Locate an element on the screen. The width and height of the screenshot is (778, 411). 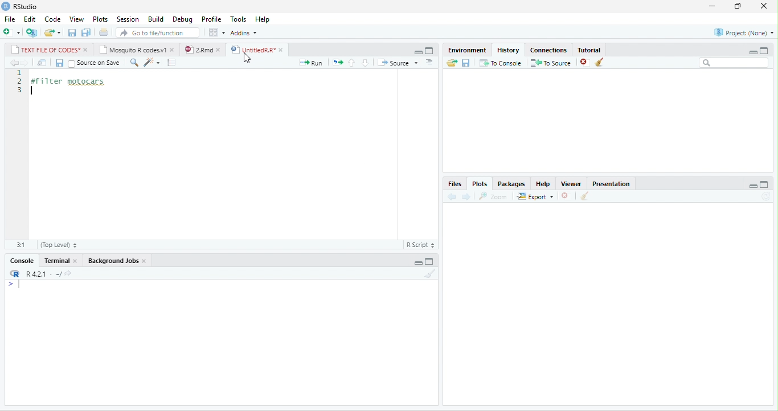
options is located at coordinates (216, 32).